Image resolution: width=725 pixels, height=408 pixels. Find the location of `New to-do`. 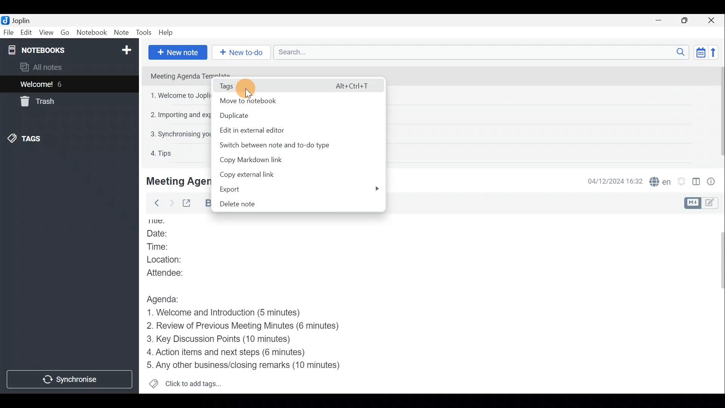

New to-do is located at coordinates (238, 51).